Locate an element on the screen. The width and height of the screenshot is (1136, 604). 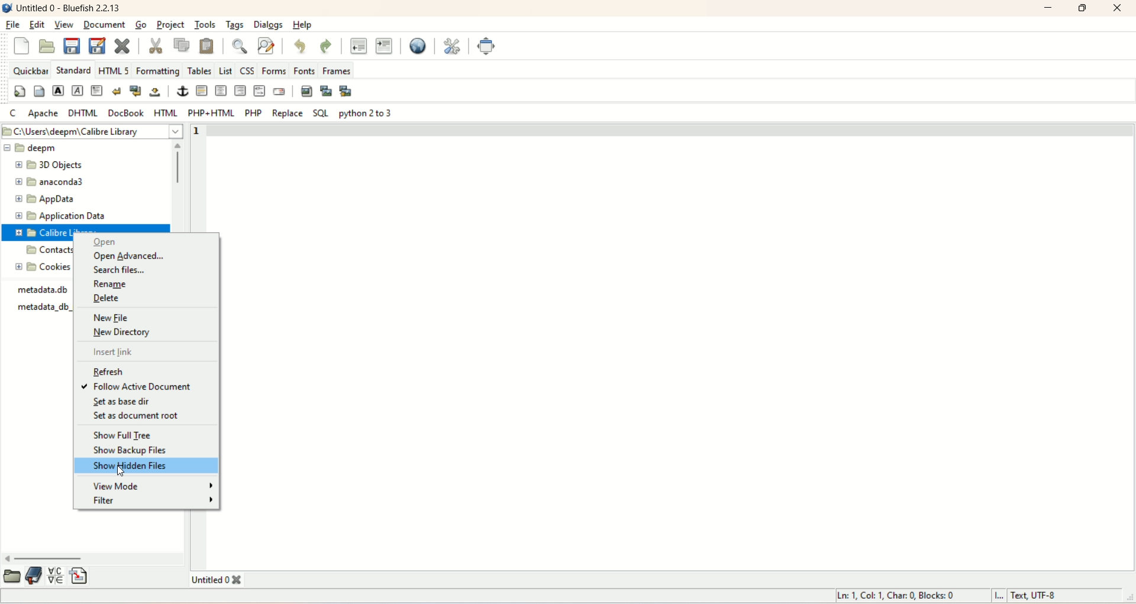
open is located at coordinates (105, 242).